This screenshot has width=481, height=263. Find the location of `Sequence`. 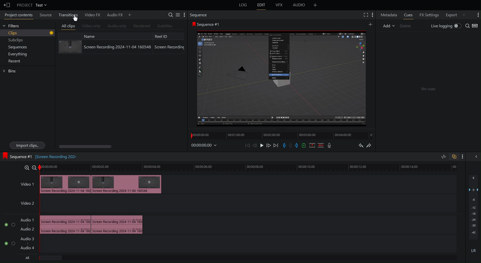

Sequence is located at coordinates (199, 15).